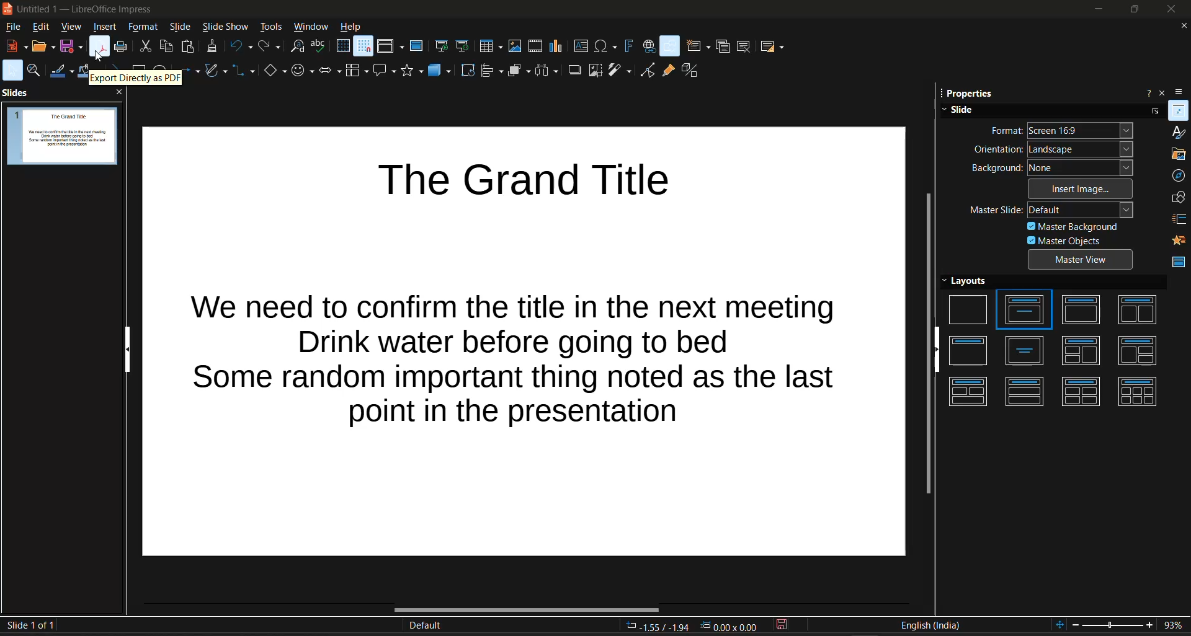 Image resolution: width=1191 pixels, height=636 pixels. I want to click on format, so click(145, 27).